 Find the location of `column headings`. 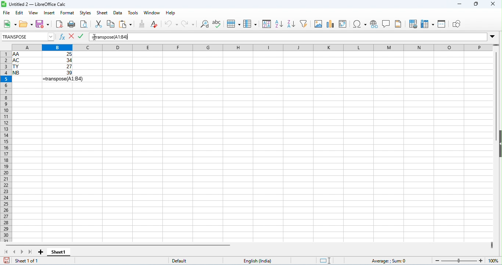

column headings is located at coordinates (249, 47).